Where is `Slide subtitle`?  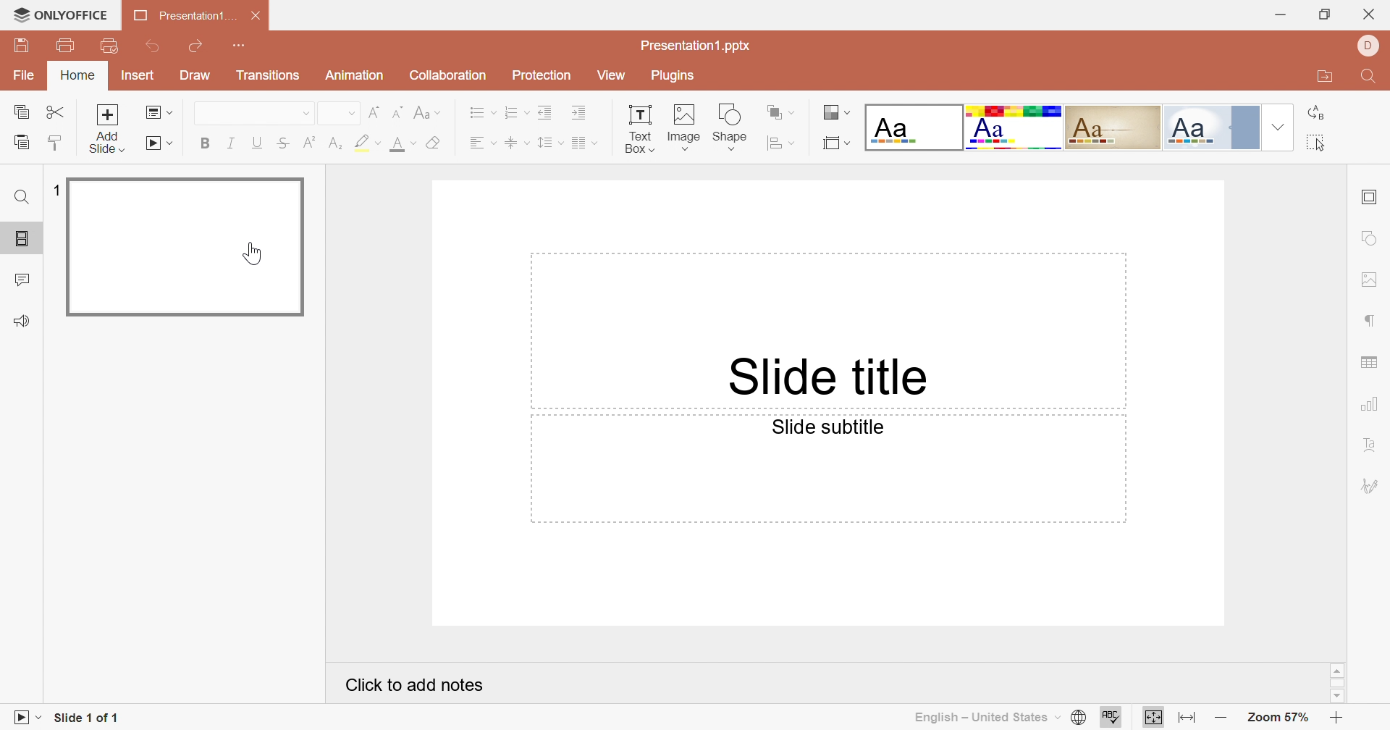 Slide subtitle is located at coordinates (825, 429).